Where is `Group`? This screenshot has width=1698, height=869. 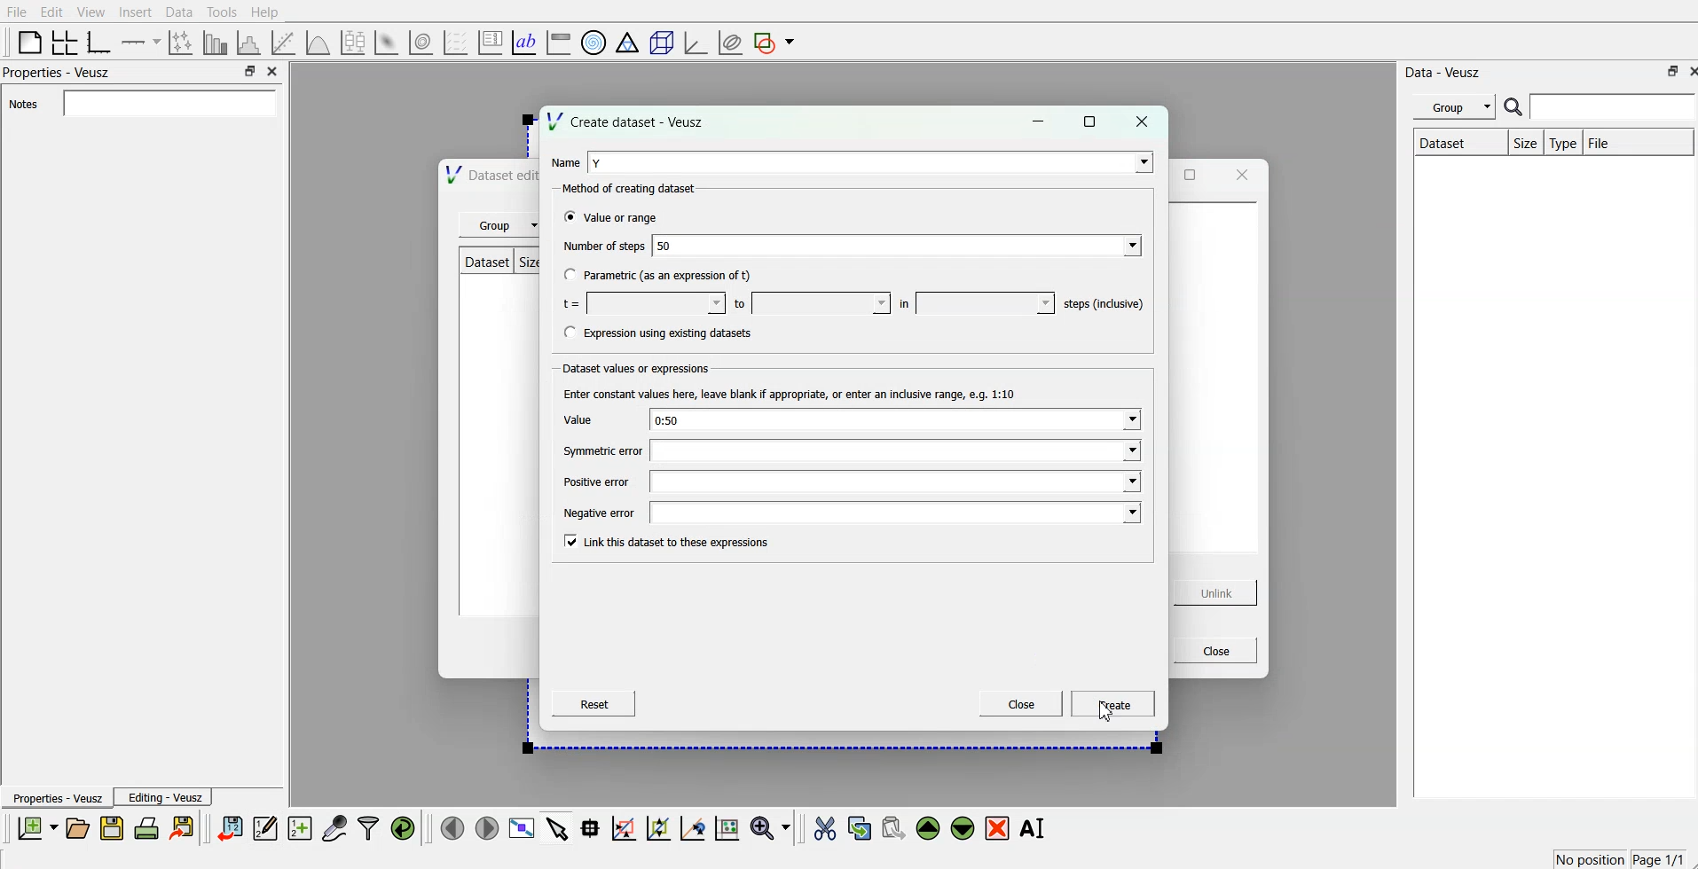 Group is located at coordinates (501, 225).